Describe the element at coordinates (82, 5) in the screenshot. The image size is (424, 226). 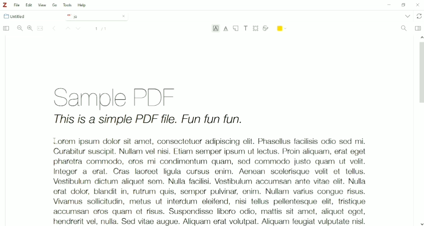
I see `Help` at that location.